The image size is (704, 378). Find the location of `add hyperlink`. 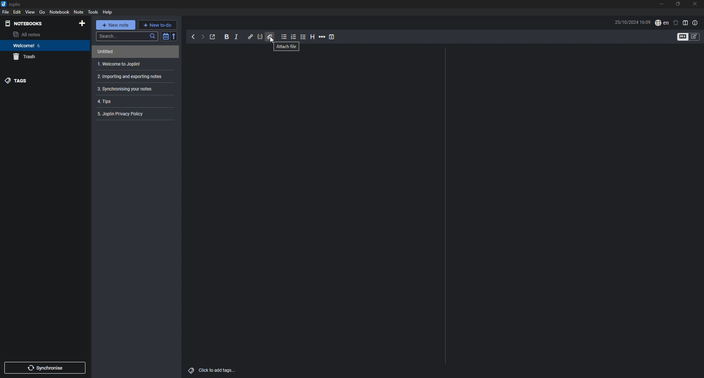

add hyperlink is located at coordinates (251, 37).